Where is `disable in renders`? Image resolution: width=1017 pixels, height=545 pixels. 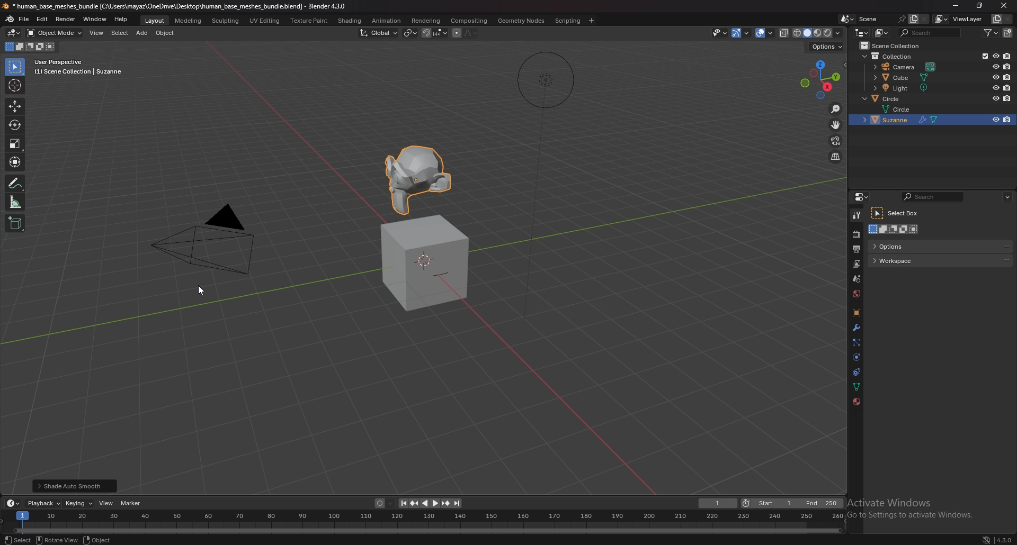 disable in renders is located at coordinates (1007, 56).